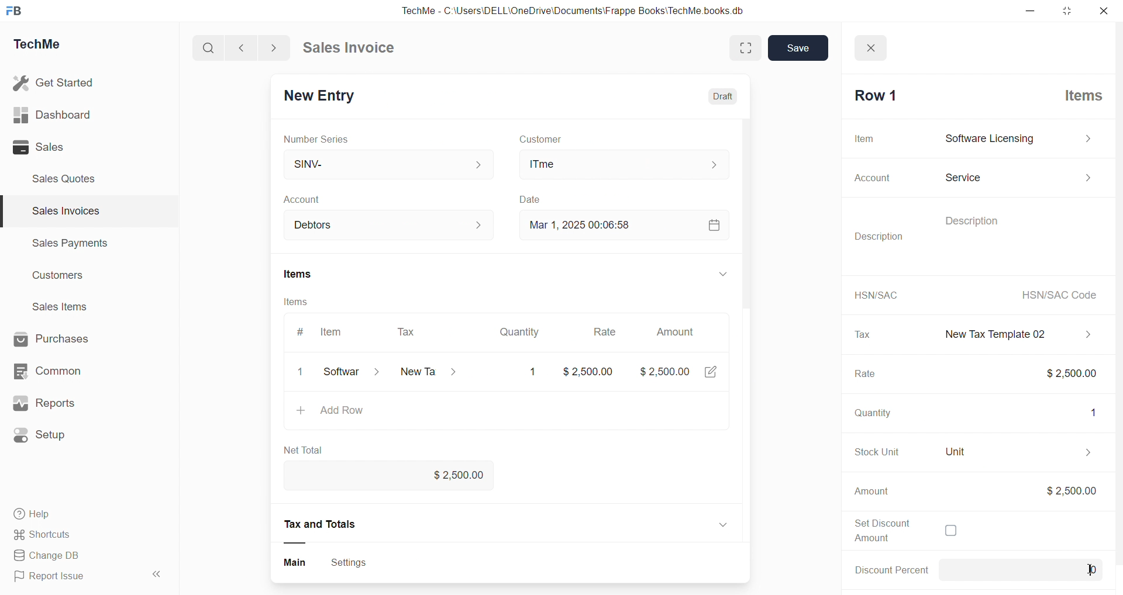 The height and width of the screenshot is (595, 1123). Describe the element at coordinates (560, 138) in the screenshot. I see `Customer` at that location.